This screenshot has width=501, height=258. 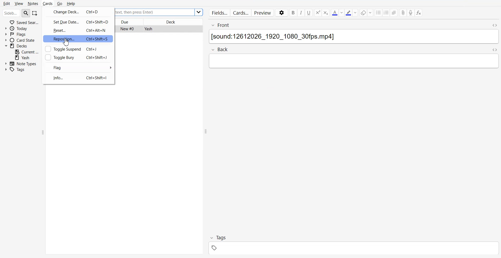 I want to click on Erase Text, so click(x=366, y=13).